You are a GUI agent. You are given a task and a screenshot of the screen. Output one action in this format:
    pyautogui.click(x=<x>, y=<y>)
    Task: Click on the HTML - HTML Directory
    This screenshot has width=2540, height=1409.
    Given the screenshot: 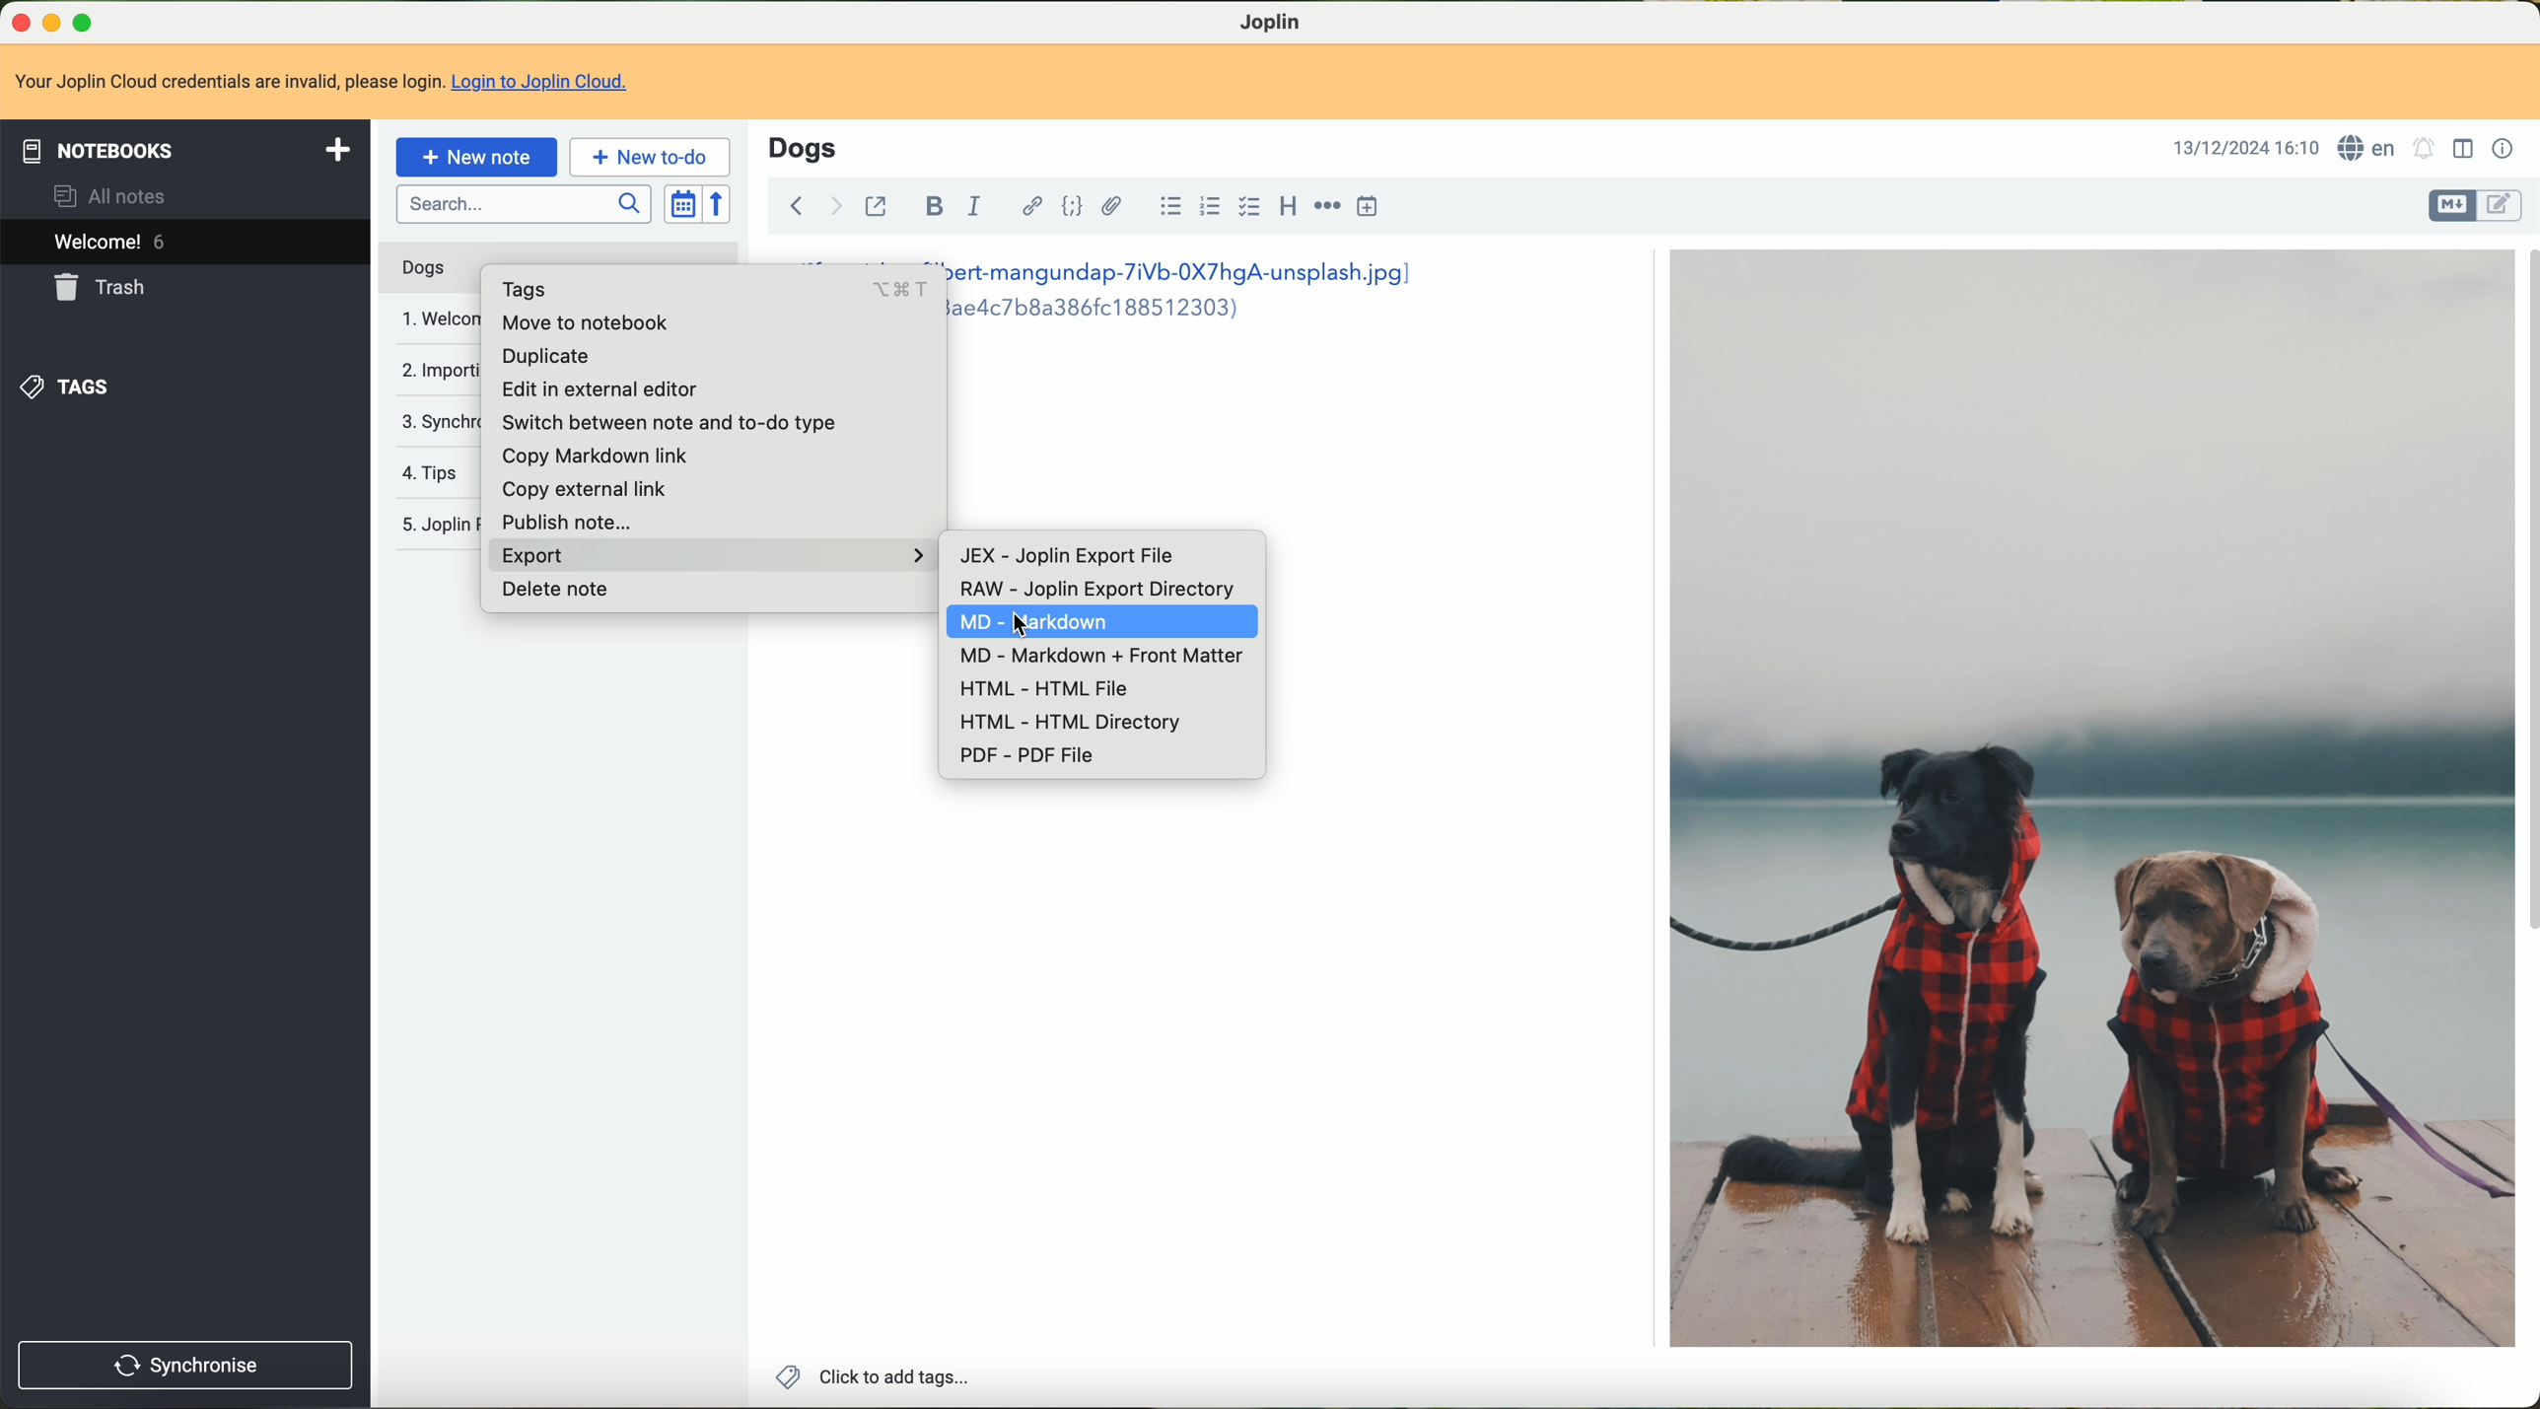 What is the action you would take?
    pyautogui.click(x=1075, y=723)
    